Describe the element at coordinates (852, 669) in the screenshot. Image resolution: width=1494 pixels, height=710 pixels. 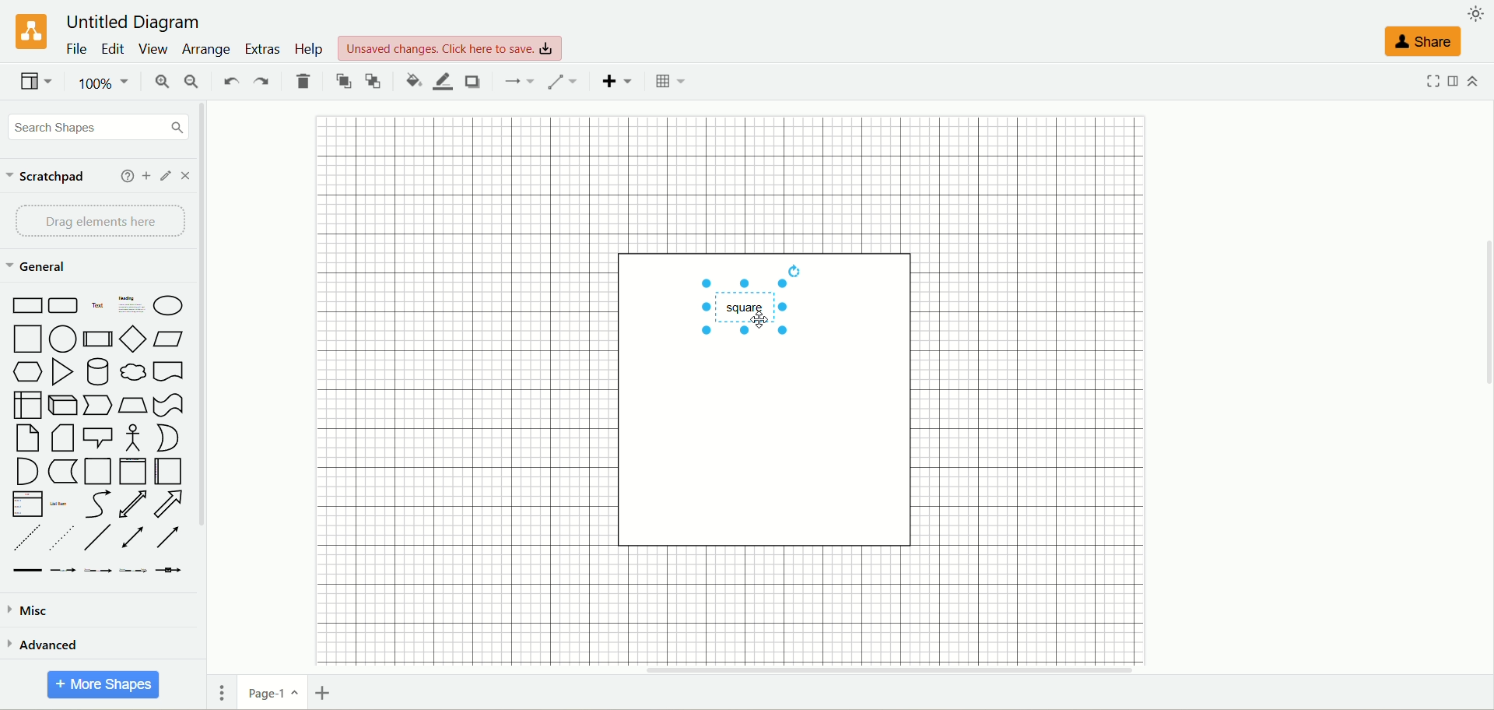
I see `horizontal scroll bar` at that location.